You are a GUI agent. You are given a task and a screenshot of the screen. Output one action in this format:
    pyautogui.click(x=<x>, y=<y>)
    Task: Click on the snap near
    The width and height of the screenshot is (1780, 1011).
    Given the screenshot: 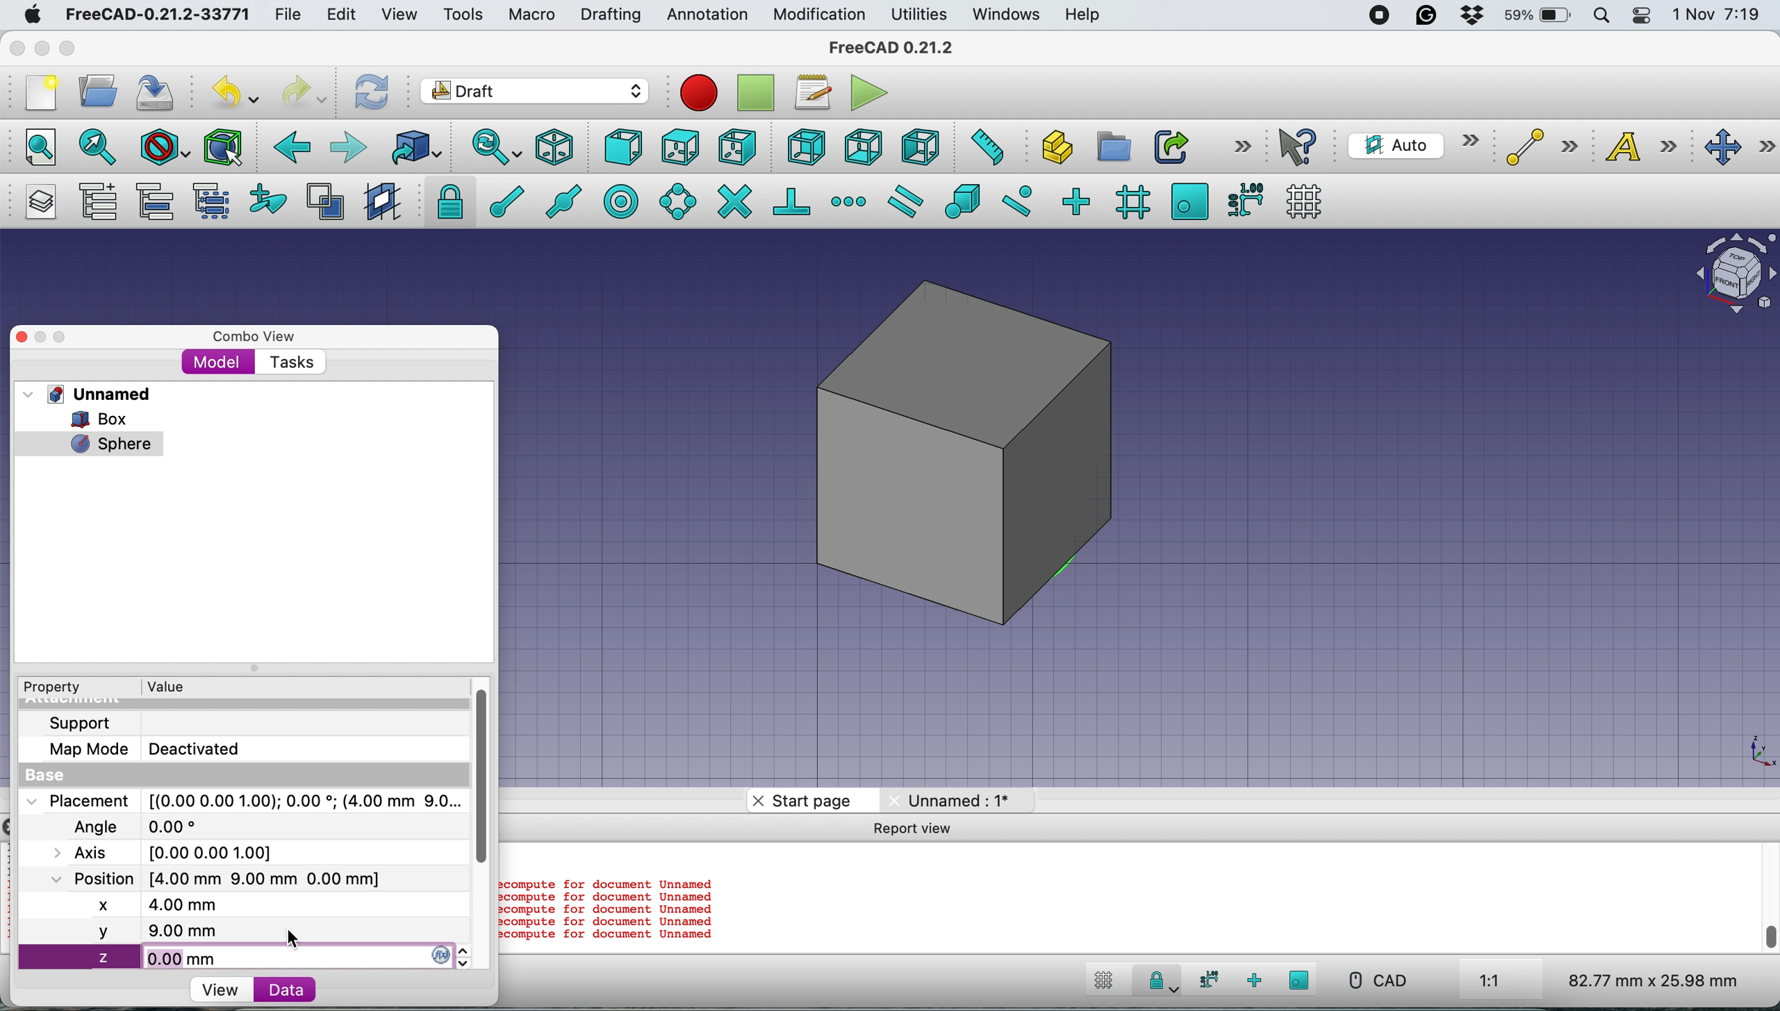 What is the action you would take?
    pyautogui.click(x=1017, y=199)
    